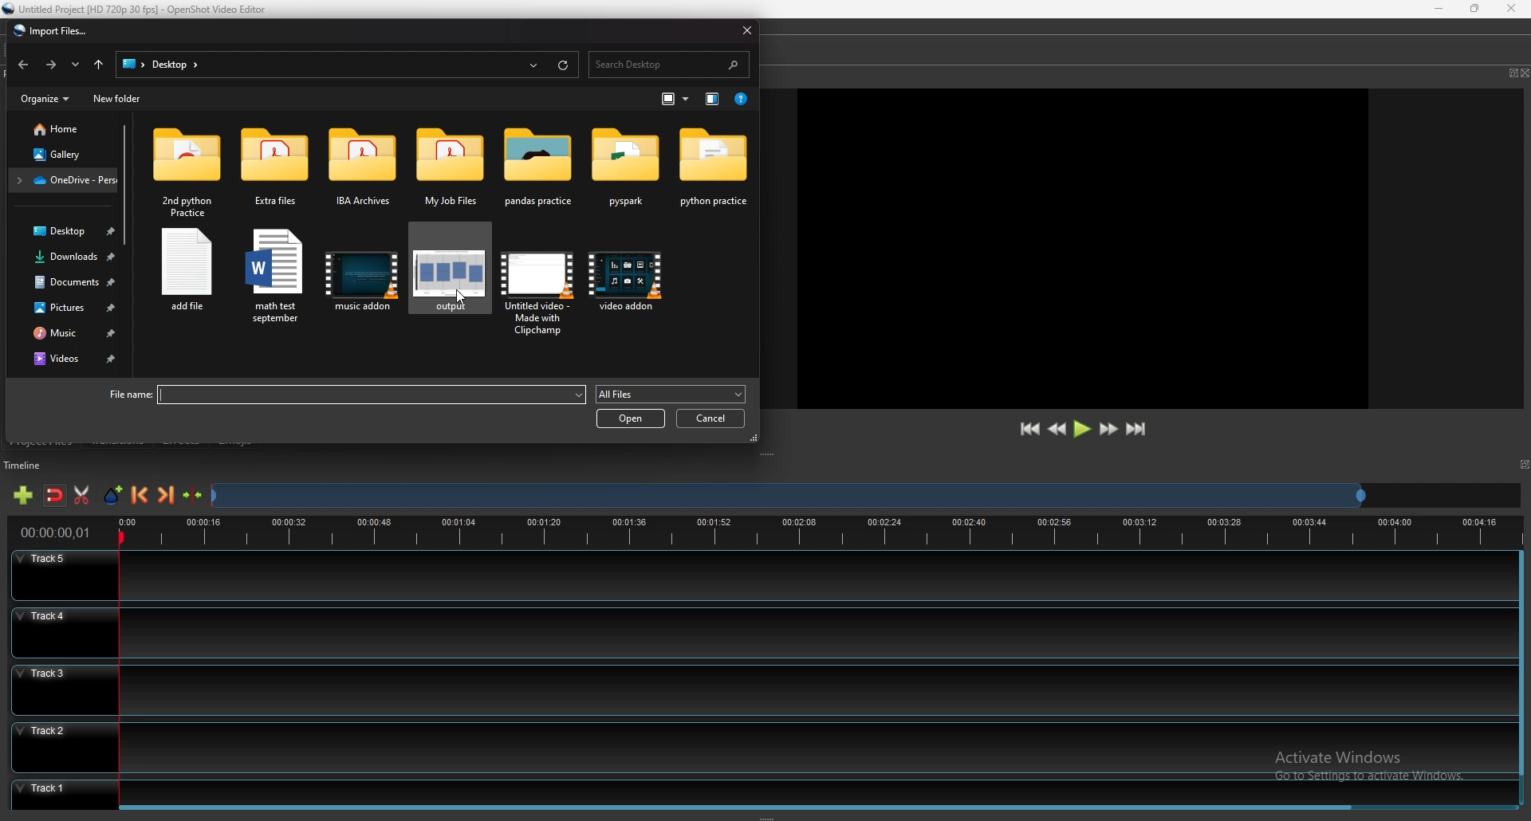 The height and width of the screenshot is (821, 1531). Describe the element at coordinates (23, 63) in the screenshot. I see `back` at that location.